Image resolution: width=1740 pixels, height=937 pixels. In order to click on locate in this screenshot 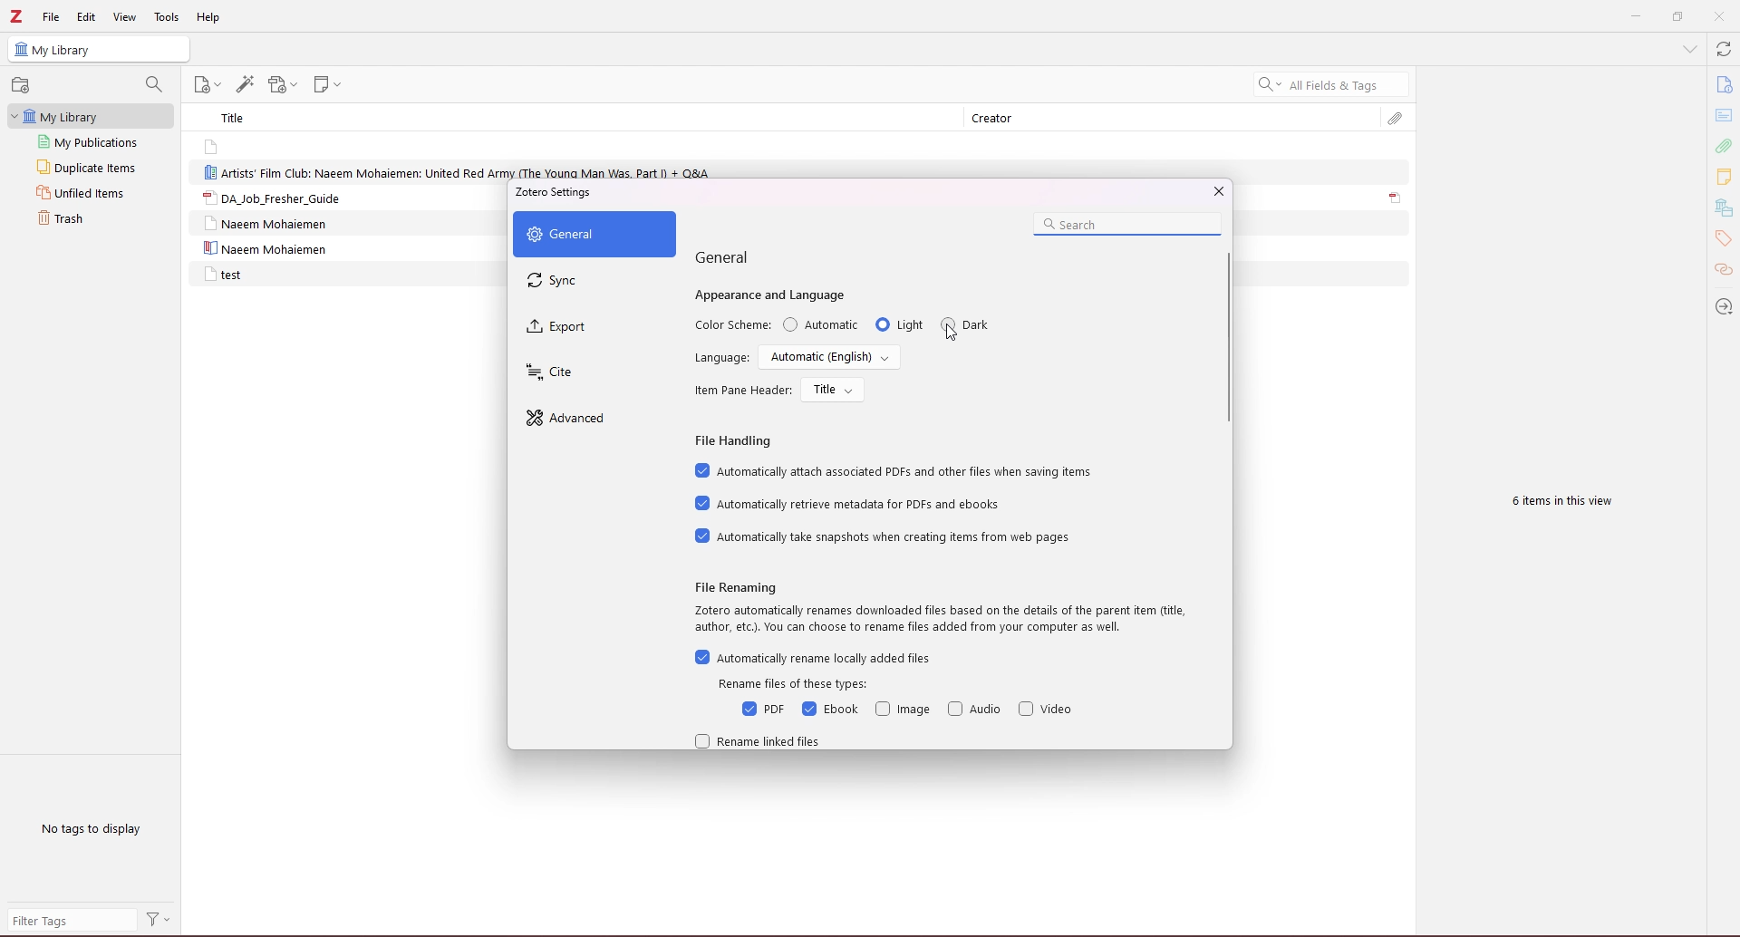, I will do `click(1722, 306)`.